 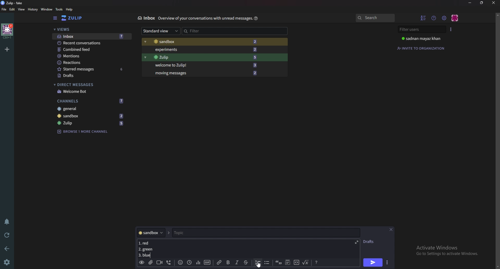 What do you see at coordinates (451, 29) in the screenshot?
I see `User list style` at bounding box center [451, 29].